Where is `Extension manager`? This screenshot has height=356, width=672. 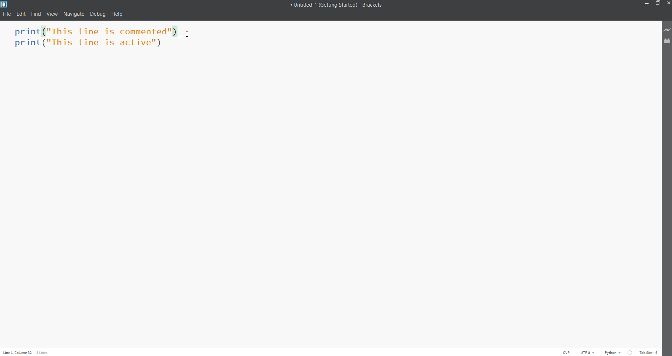 Extension manager is located at coordinates (666, 41).